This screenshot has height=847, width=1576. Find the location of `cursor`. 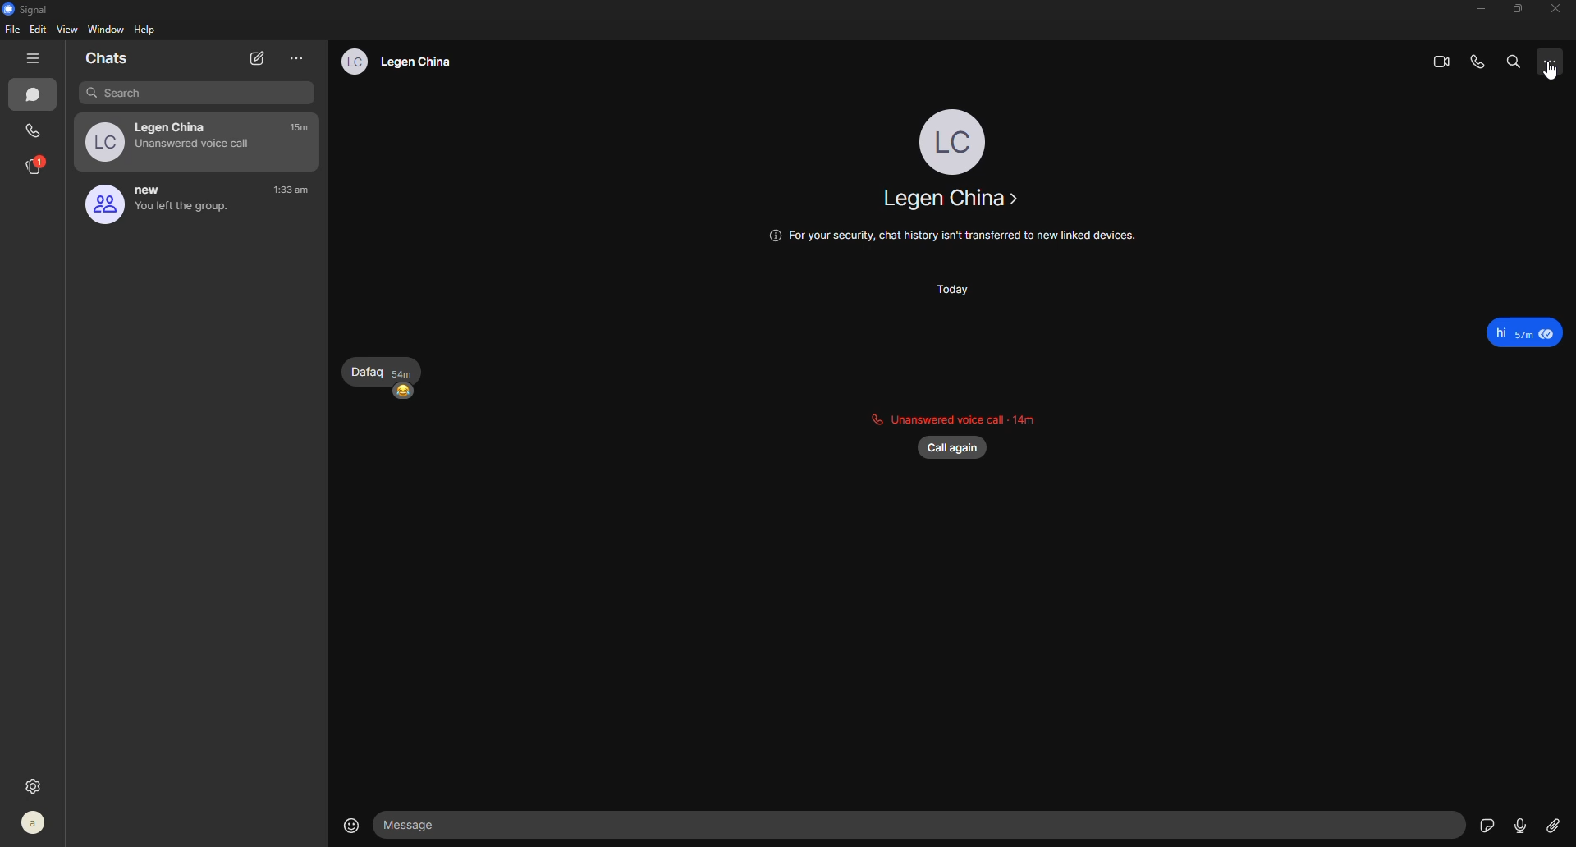

cursor is located at coordinates (1558, 75).